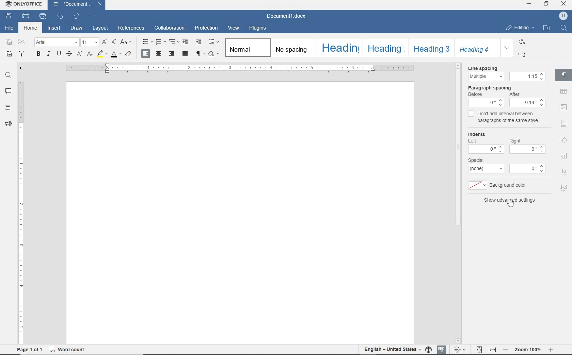 The height and width of the screenshot is (355, 572). What do you see at coordinates (129, 54) in the screenshot?
I see `clear style` at bounding box center [129, 54].